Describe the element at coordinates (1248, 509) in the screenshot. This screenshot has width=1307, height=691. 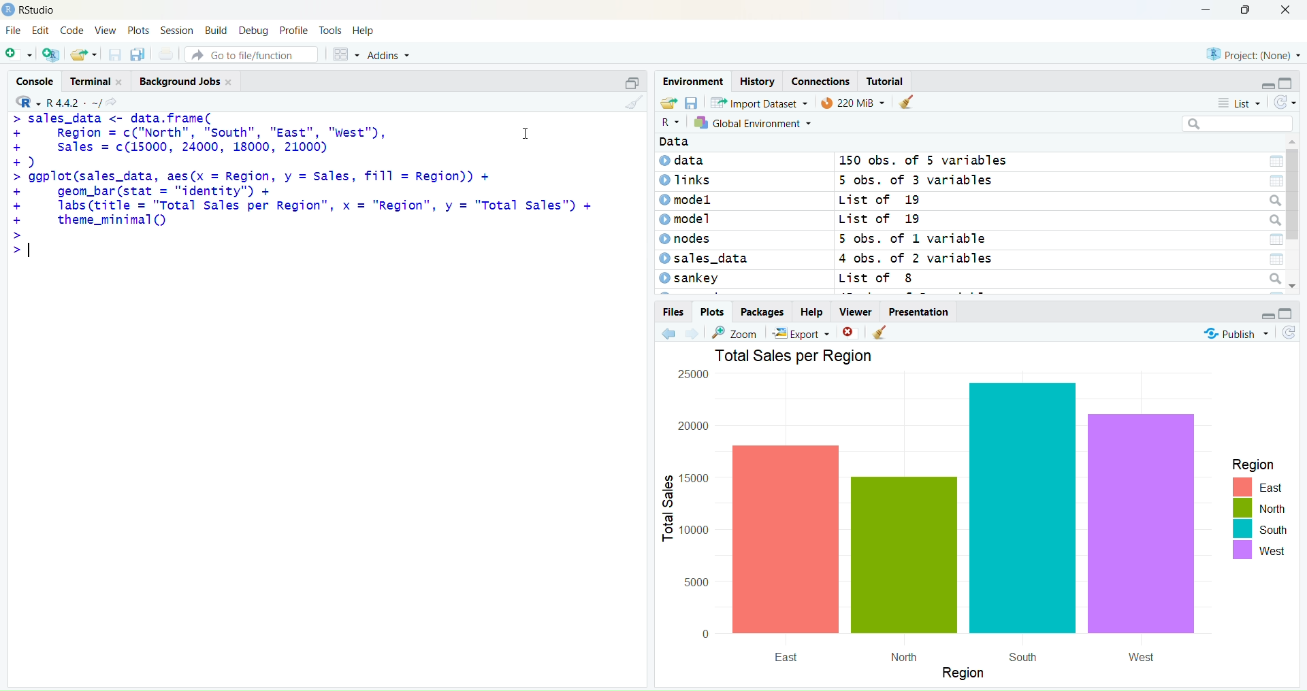
I see `Region East, North, South, West` at that location.